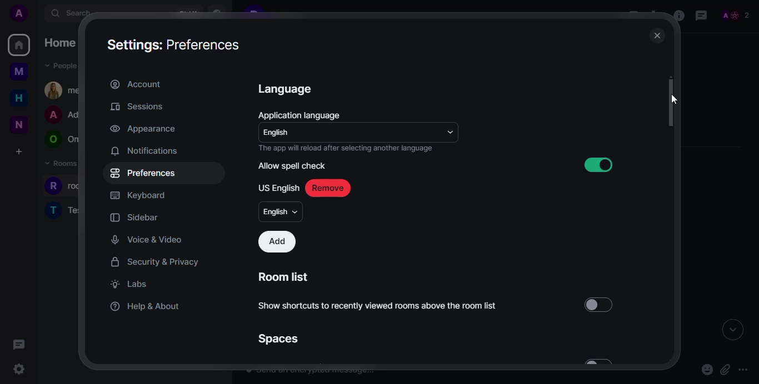  I want to click on add, so click(277, 242).